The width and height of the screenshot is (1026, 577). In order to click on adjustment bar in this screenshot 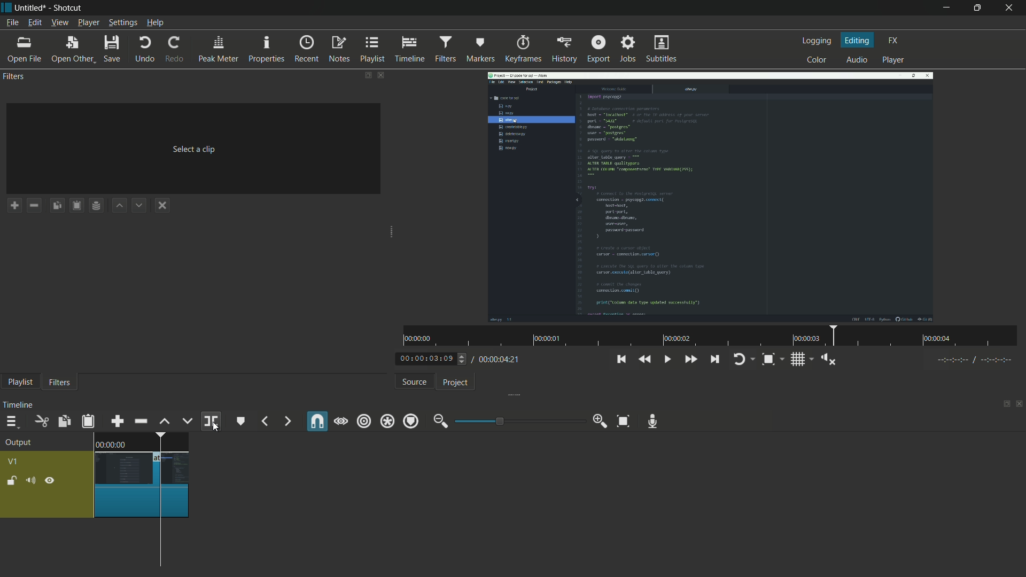, I will do `click(518, 421)`.